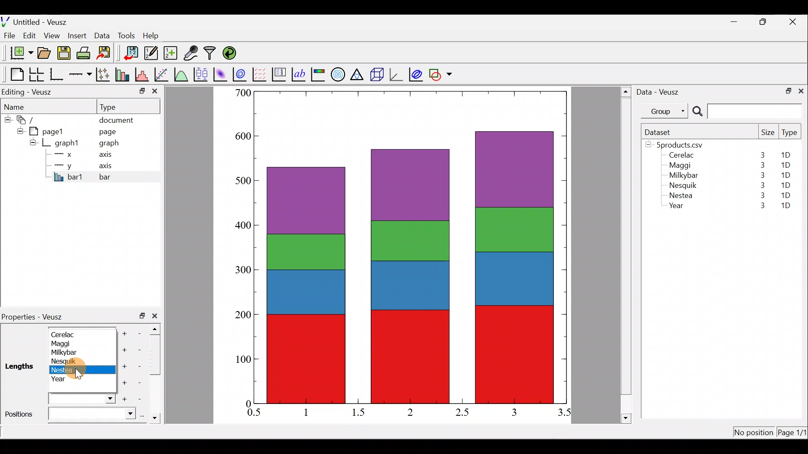 This screenshot has width=808, height=454. I want to click on Insert, so click(78, 35).